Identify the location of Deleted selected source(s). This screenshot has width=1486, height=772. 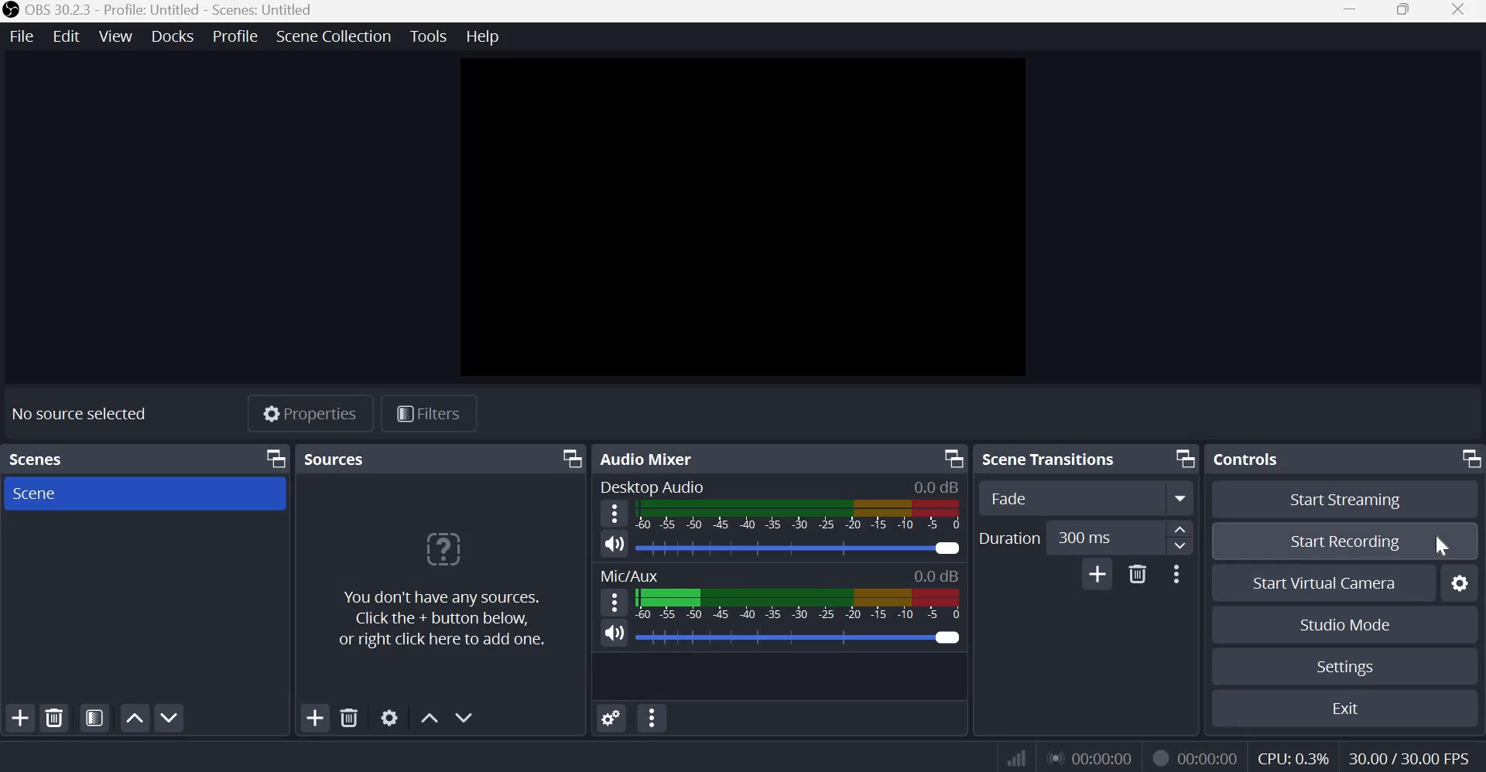
(349, 719).